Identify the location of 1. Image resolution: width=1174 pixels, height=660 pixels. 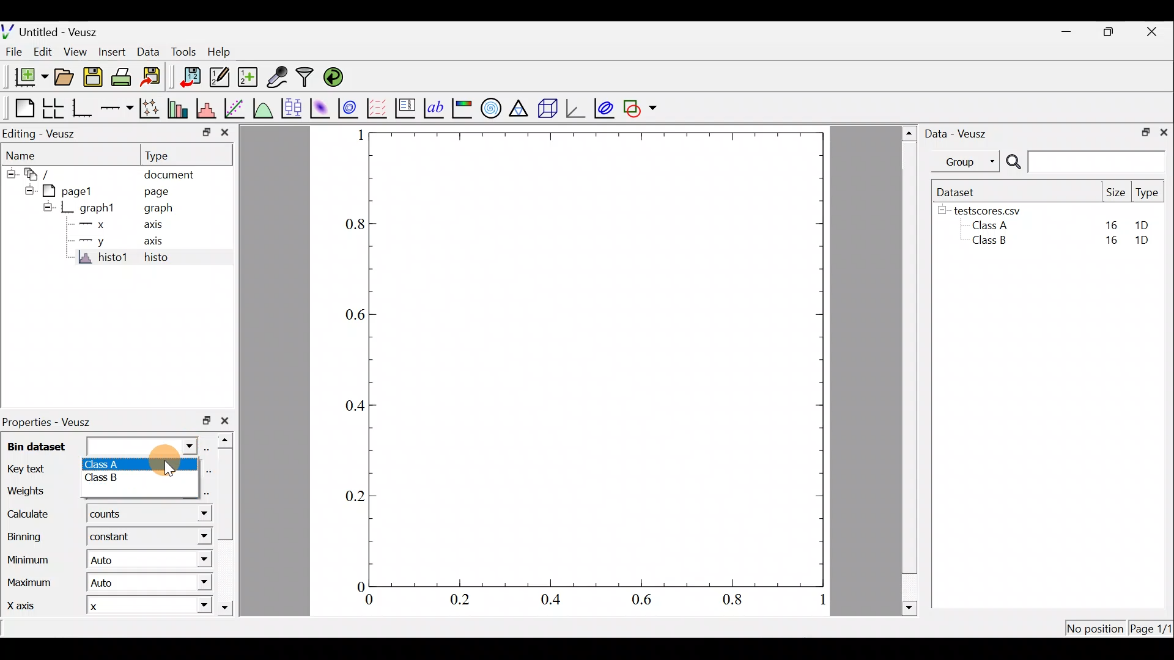
(819, 601).